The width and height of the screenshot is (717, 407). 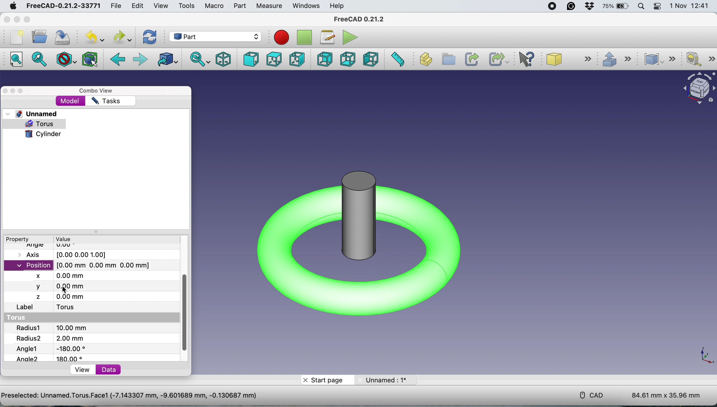 I want to click on isometric, so click(x=225, y=60).